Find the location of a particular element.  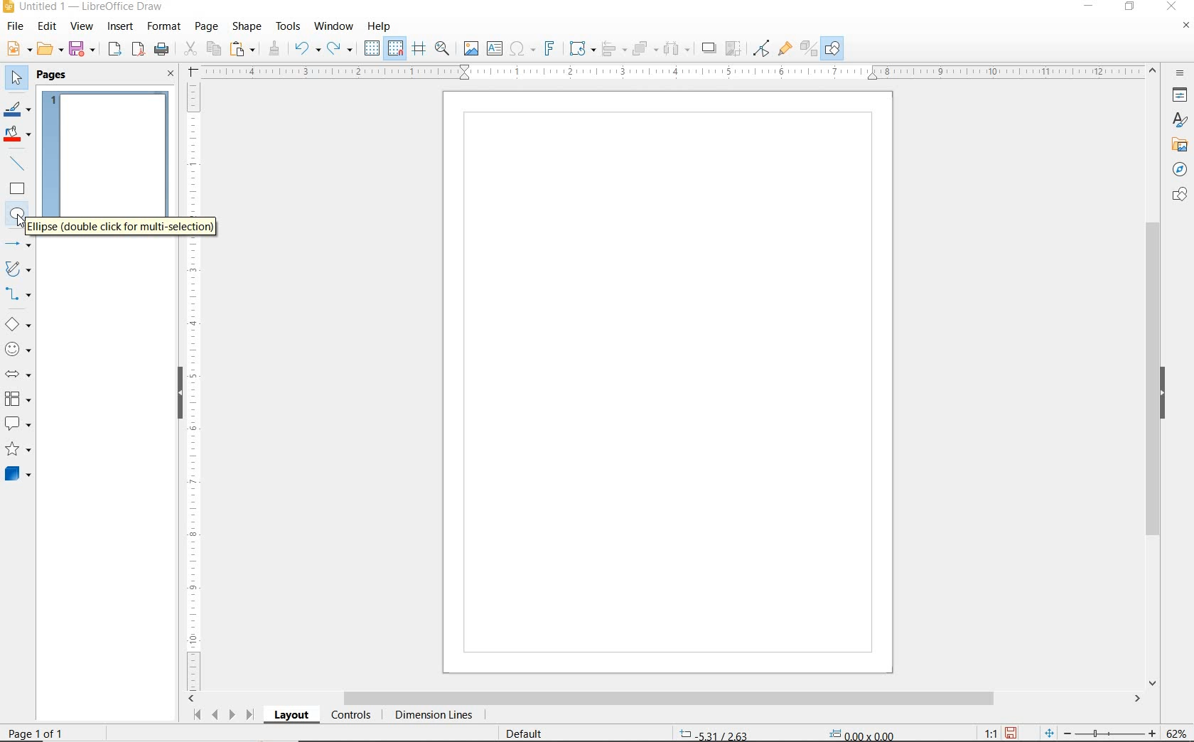

DEFAULT is located at coordinates (529, 732).